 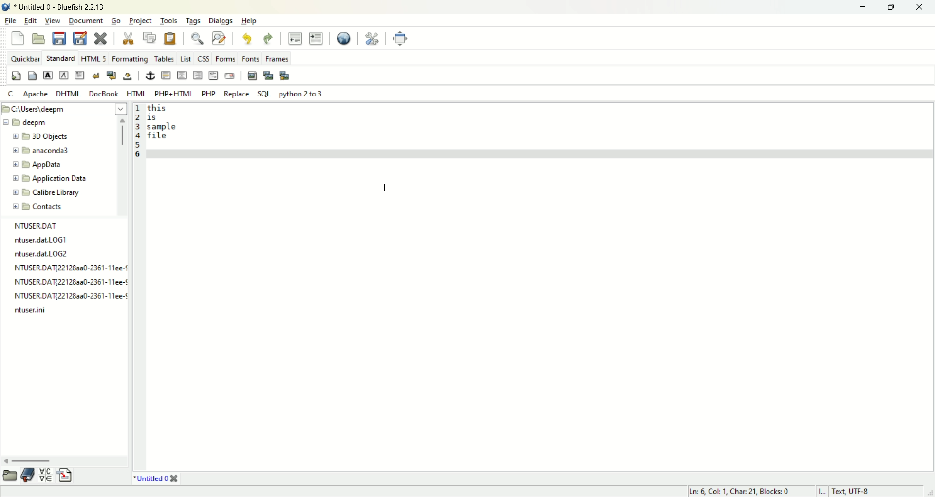 What do you see at coordinates (140, 19) in the screenshot?
I see `projects` at bounding box center [140, 19].